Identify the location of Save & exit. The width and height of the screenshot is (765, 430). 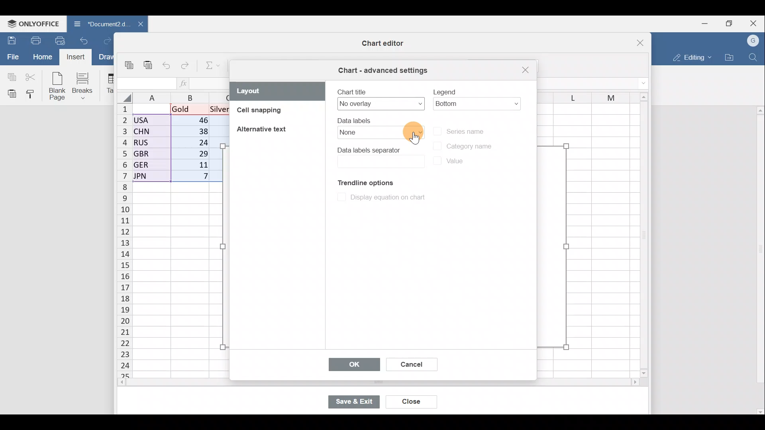
(358, 403).